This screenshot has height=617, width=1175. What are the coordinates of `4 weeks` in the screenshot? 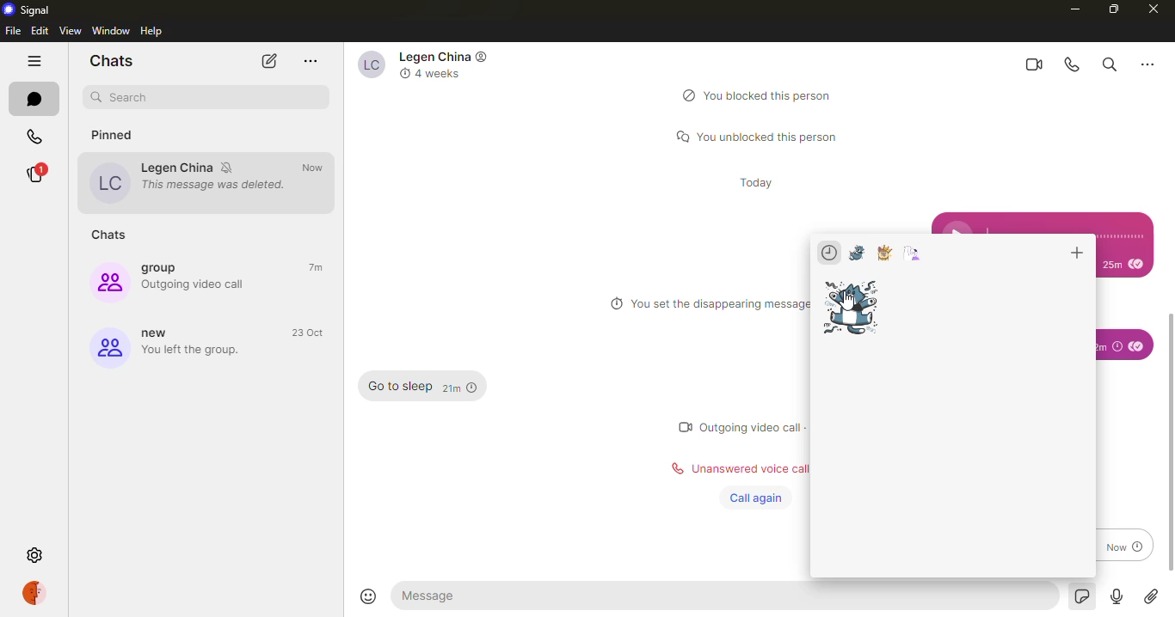 It's located at (439, 75).